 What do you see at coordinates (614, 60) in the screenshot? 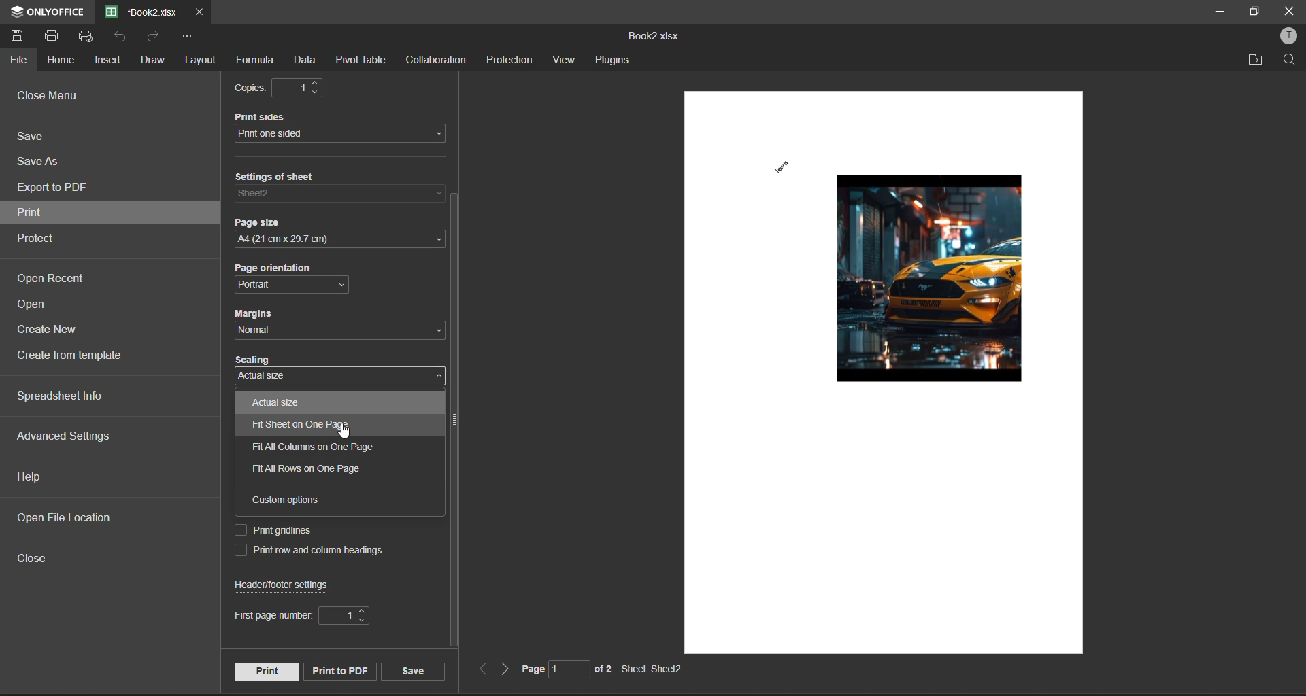
I see `plugins` at bounding box center [614, 60].